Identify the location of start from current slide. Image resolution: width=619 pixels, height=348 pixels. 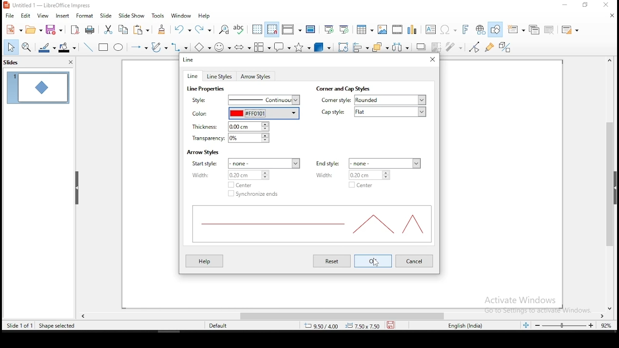
(342, 29).